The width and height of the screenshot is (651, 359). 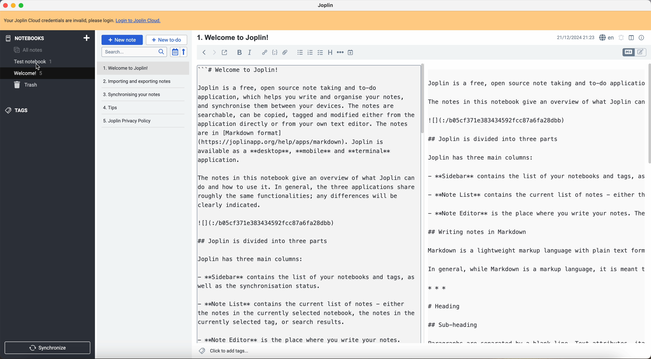 I want to click on scroll bar, so click(x=647, y=113).